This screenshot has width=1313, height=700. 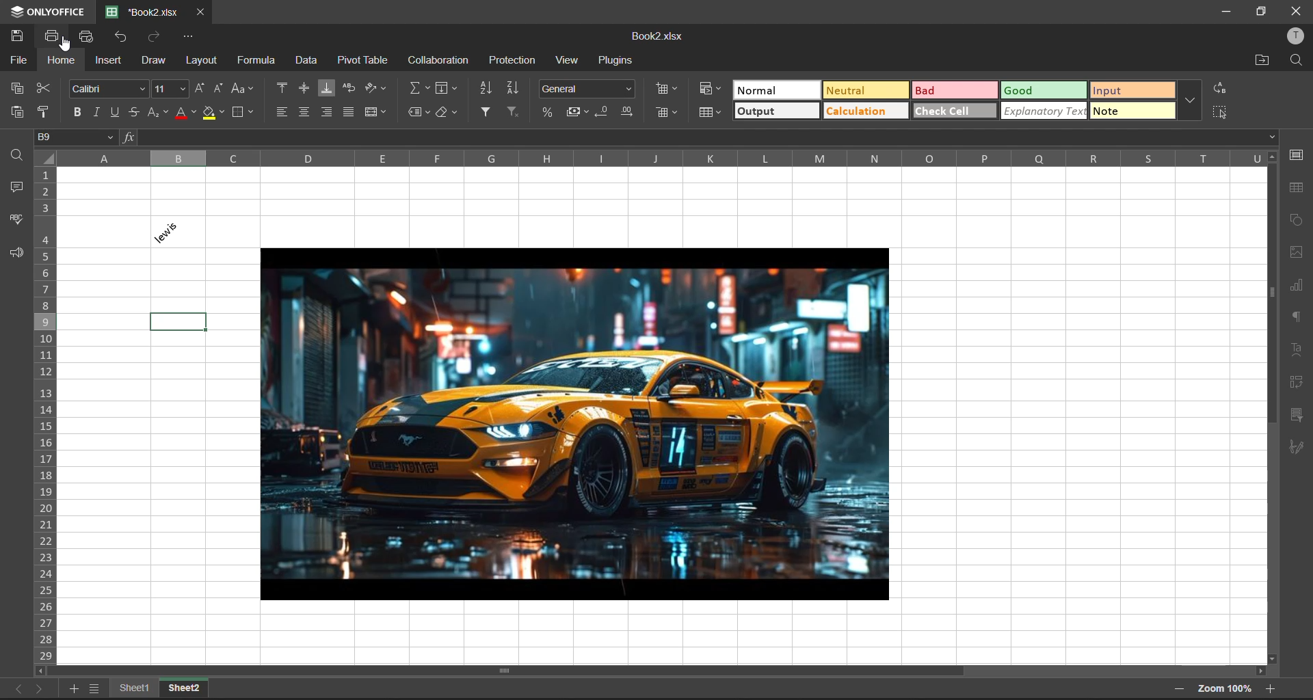 What do you see at coordinates (419, 113) in the screenshot?
I see `named ranges` at bounding box center [419, 113].